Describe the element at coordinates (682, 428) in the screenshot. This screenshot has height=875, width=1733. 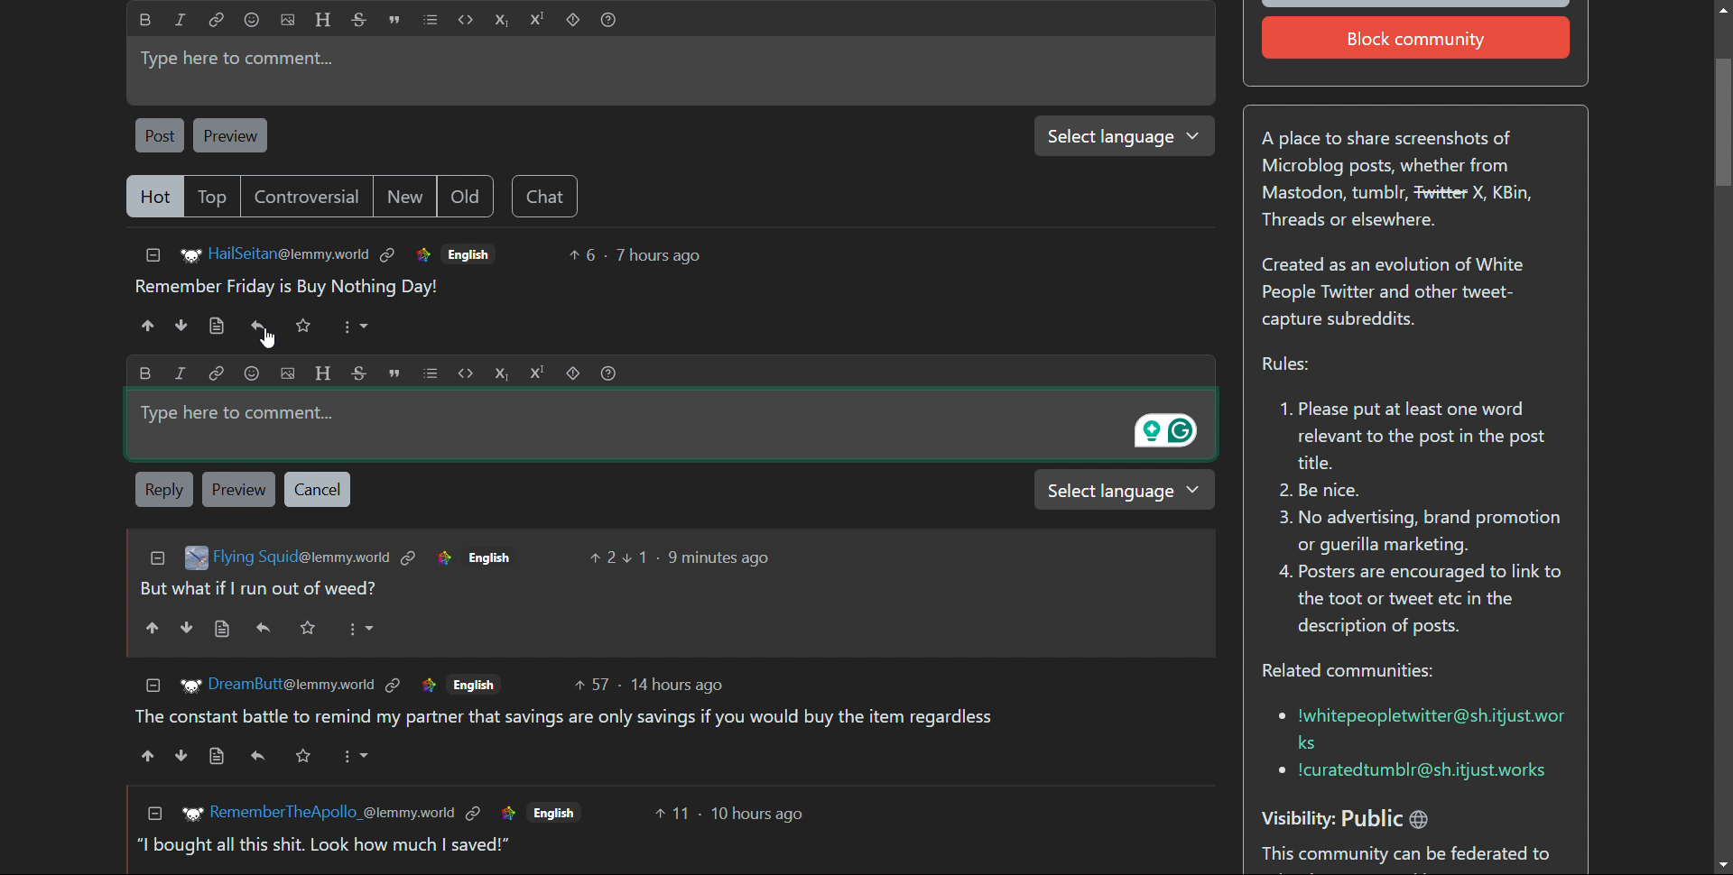
I see `Type here to comment` at that location.